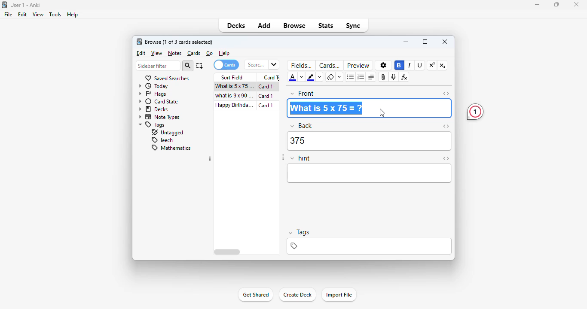 The image size is (587, 309). What do you see at coordinates (255, 295) in the screenshot?
I see `get shared` at bounding box center [255, 295].